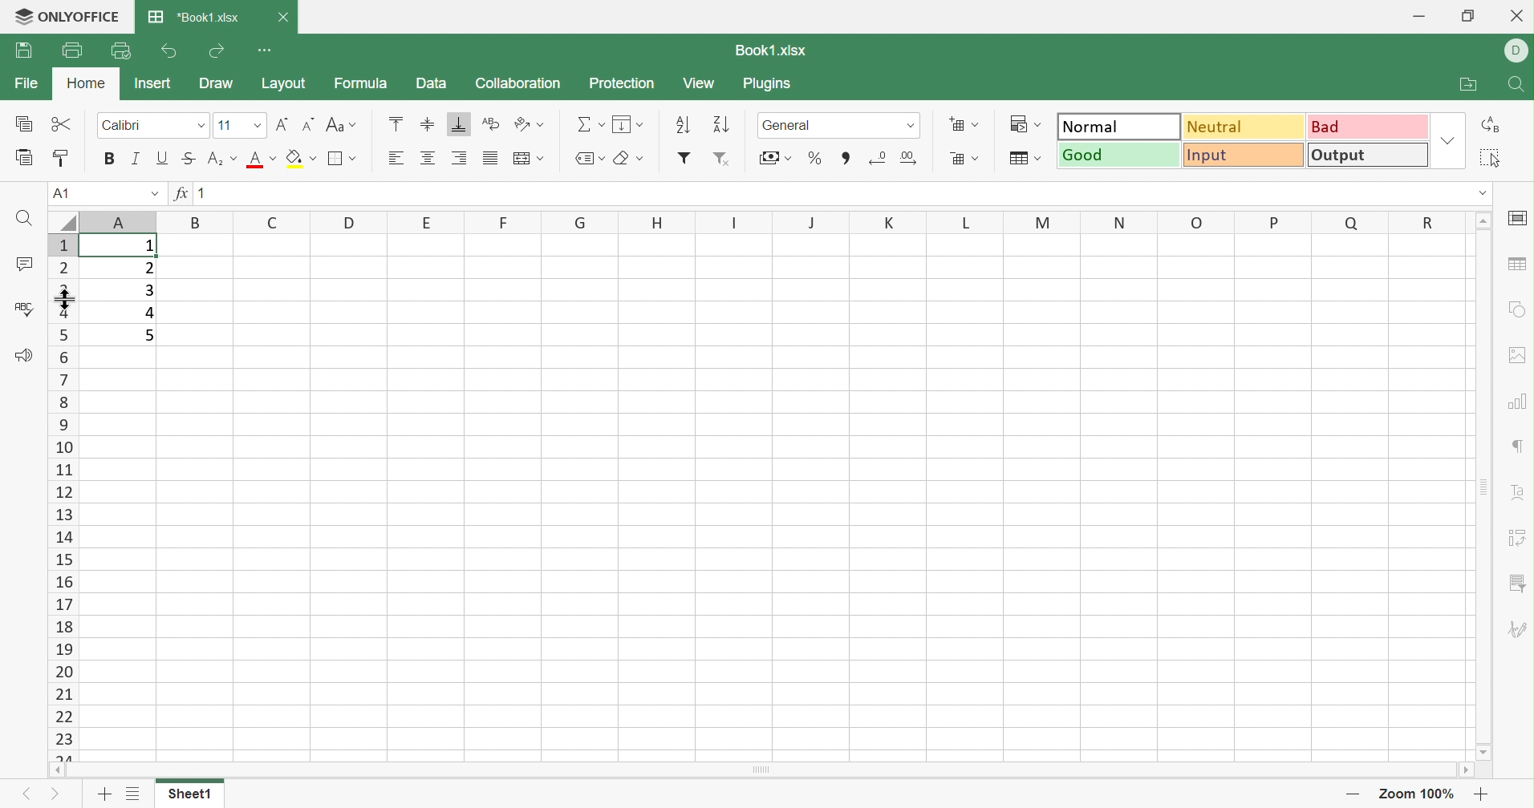 The height and width of the screenshot is (808, 1534). Describe the element at coordinates (682, 123) in the screenshot. I see `Ascending order` at that location.